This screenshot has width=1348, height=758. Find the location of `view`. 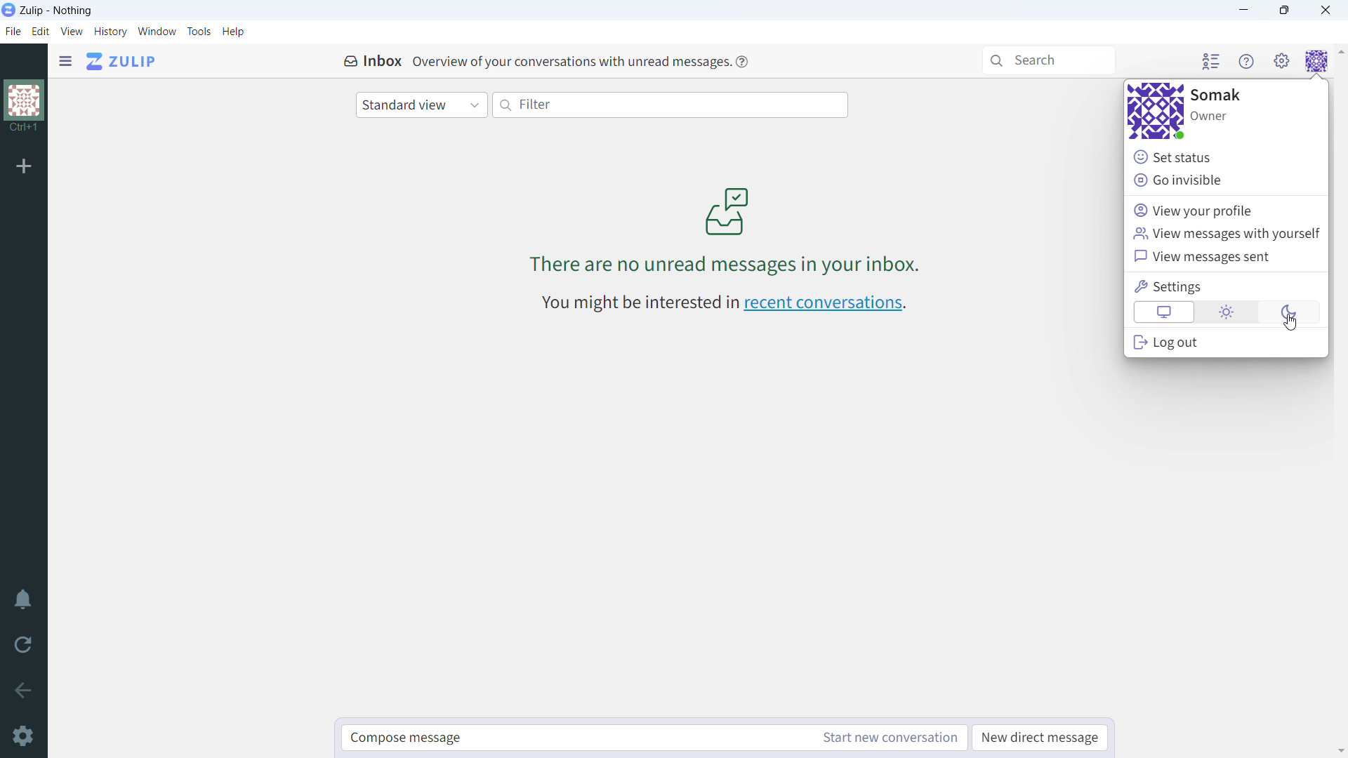

view is located at coordinates (73, 31).